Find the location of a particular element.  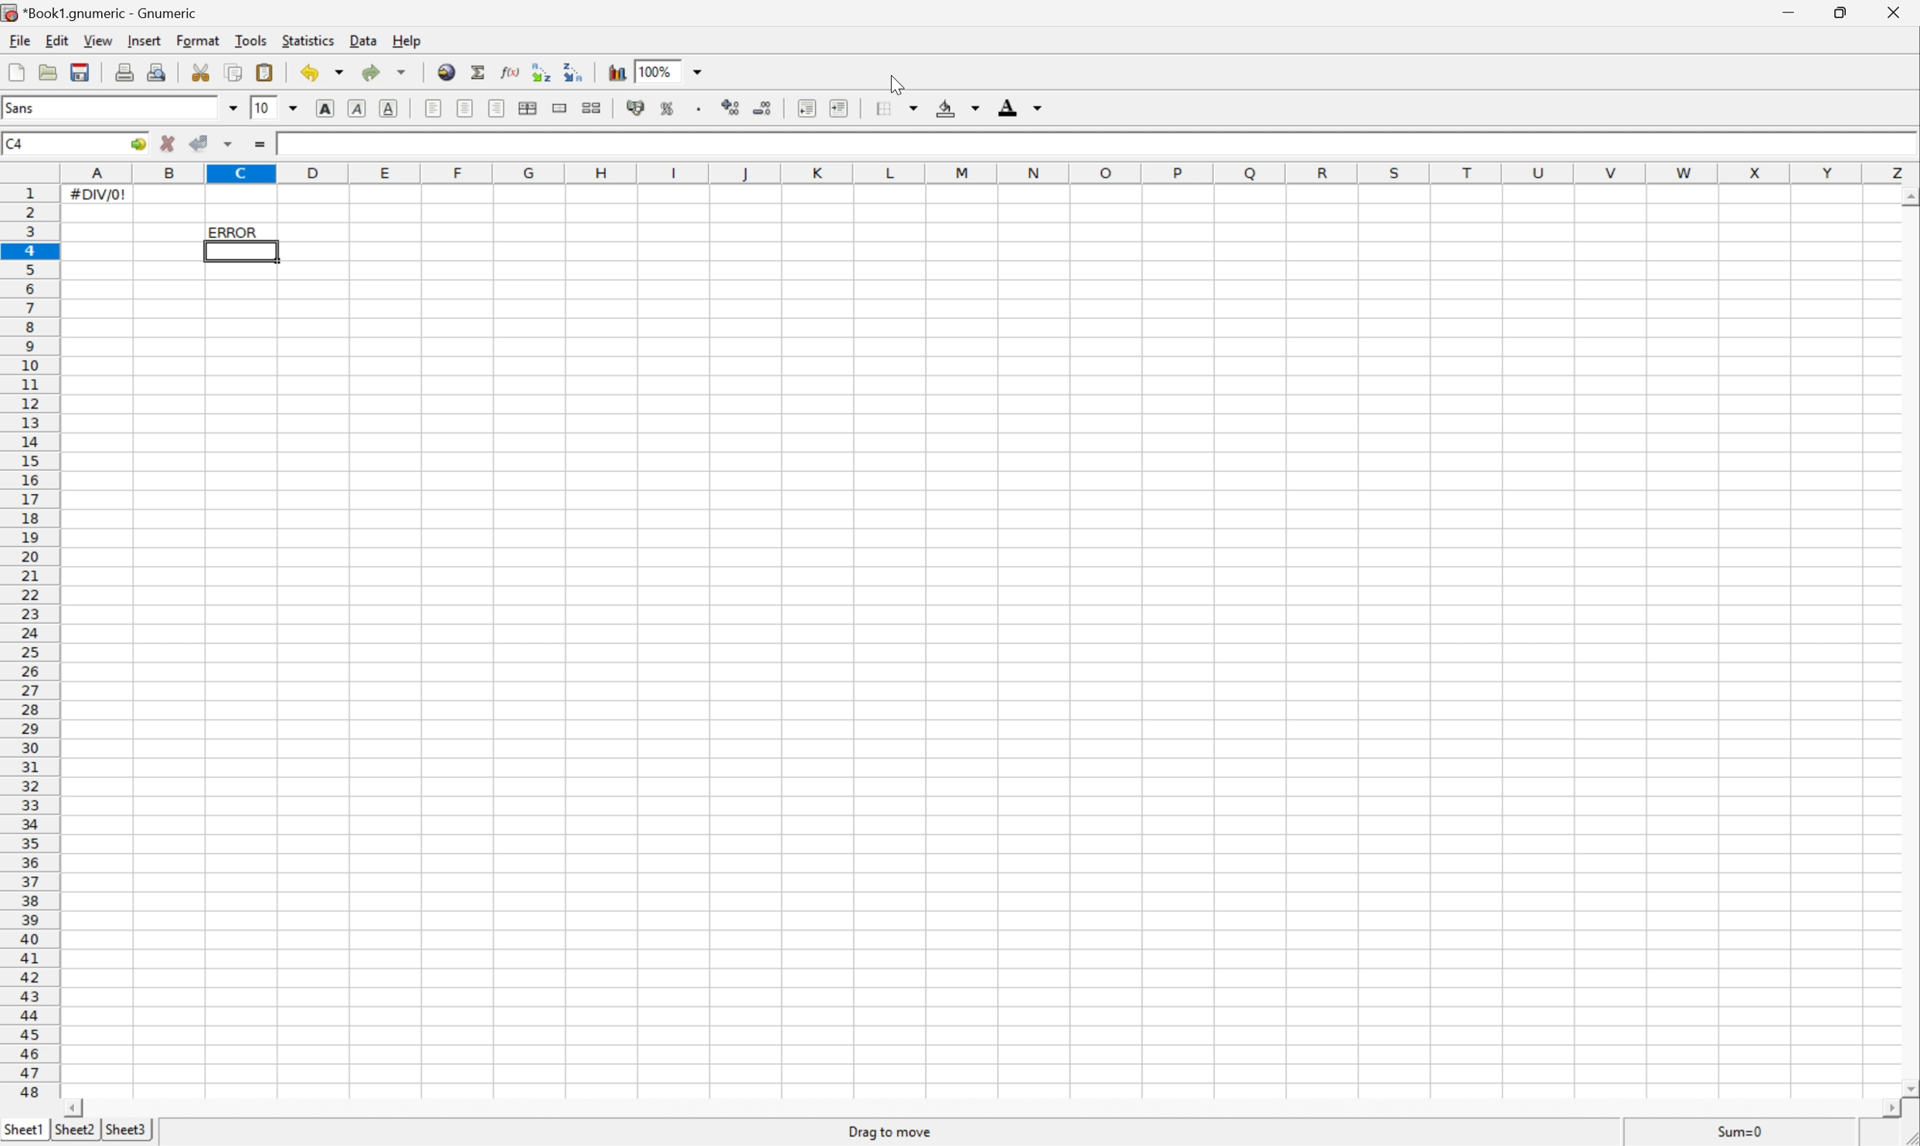

Merge a range of cells is located at coordinates (562, 108).